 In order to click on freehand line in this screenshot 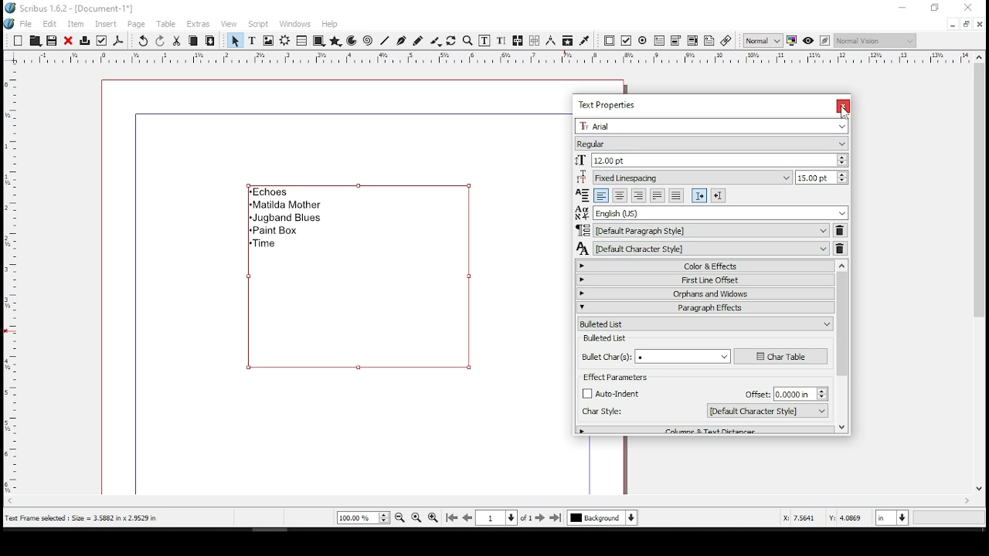, I will do `click(417, 40)`.